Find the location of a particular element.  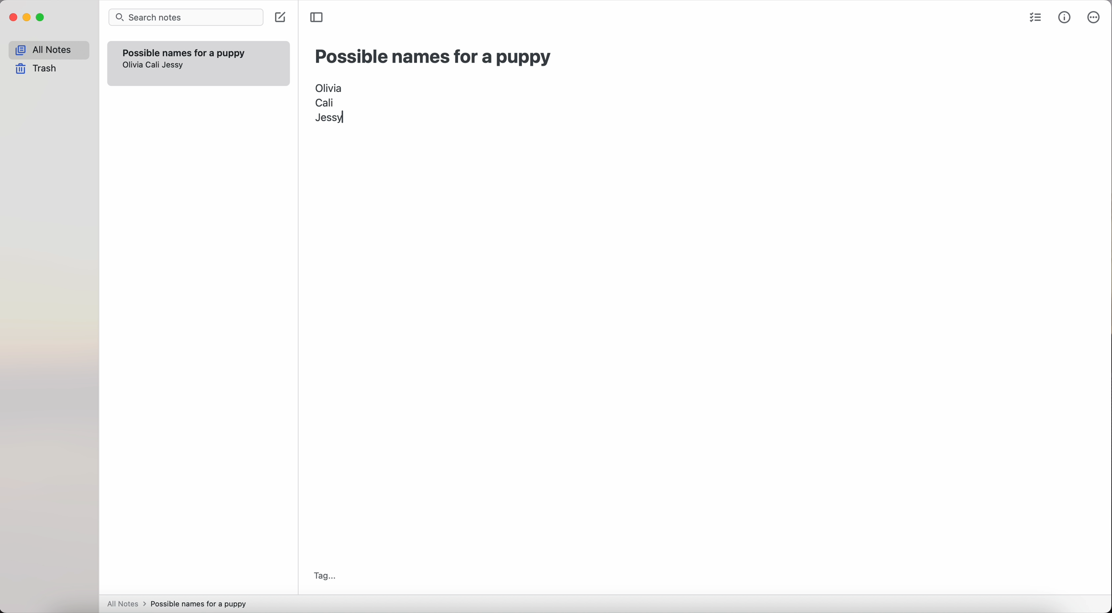

Cali is located at coordinates (156, 66).